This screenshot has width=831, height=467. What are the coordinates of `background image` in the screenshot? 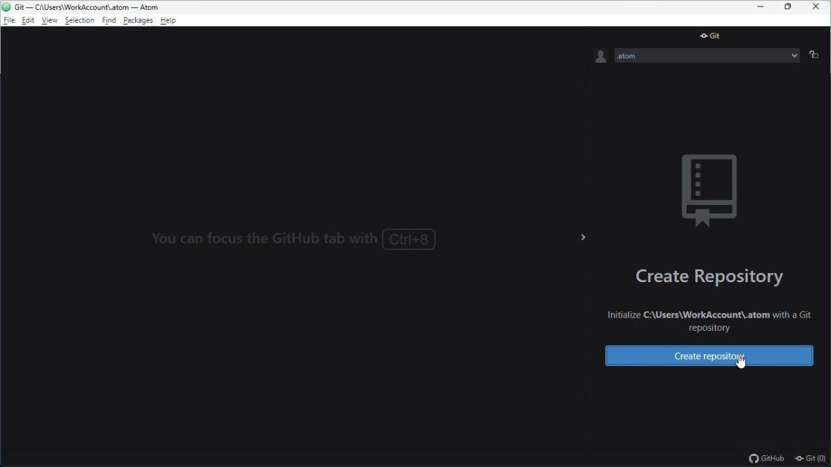 It's located at (714, 189).